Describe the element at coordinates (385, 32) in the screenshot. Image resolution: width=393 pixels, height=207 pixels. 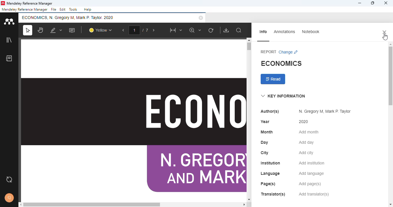
I see `close` at that location.